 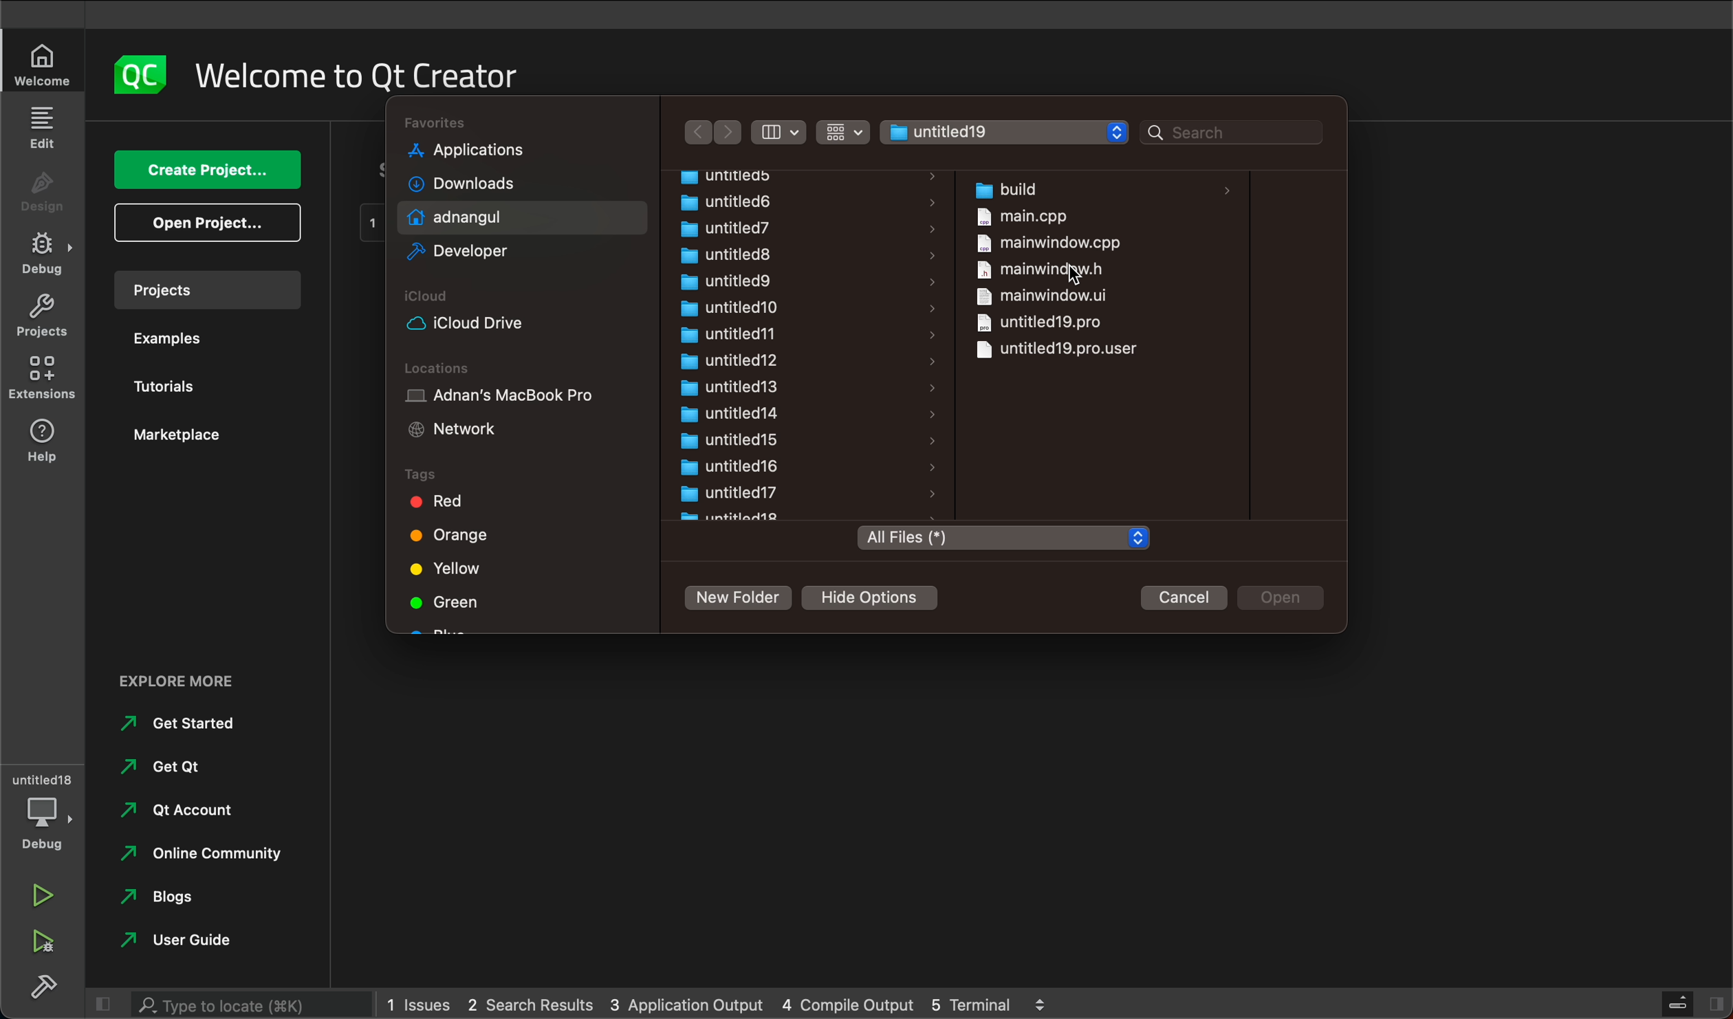 I want to click on , so click(x=843, y=133).